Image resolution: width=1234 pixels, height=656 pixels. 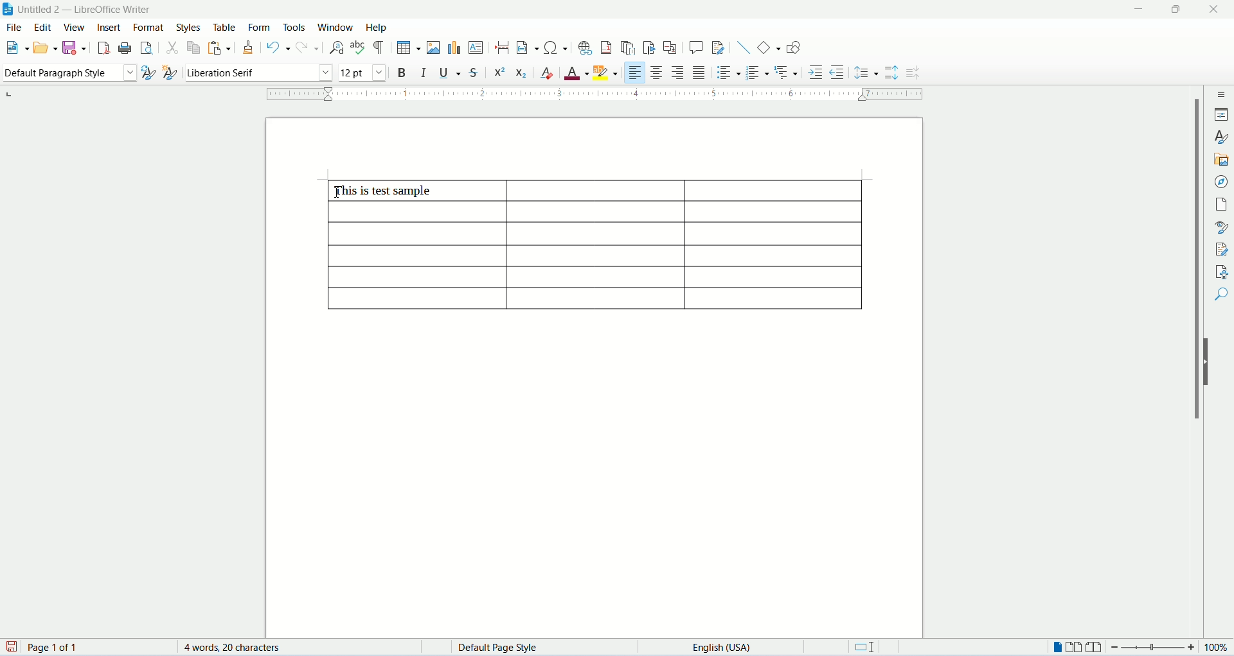 I want to click on styles, so click(x=191, y=26).